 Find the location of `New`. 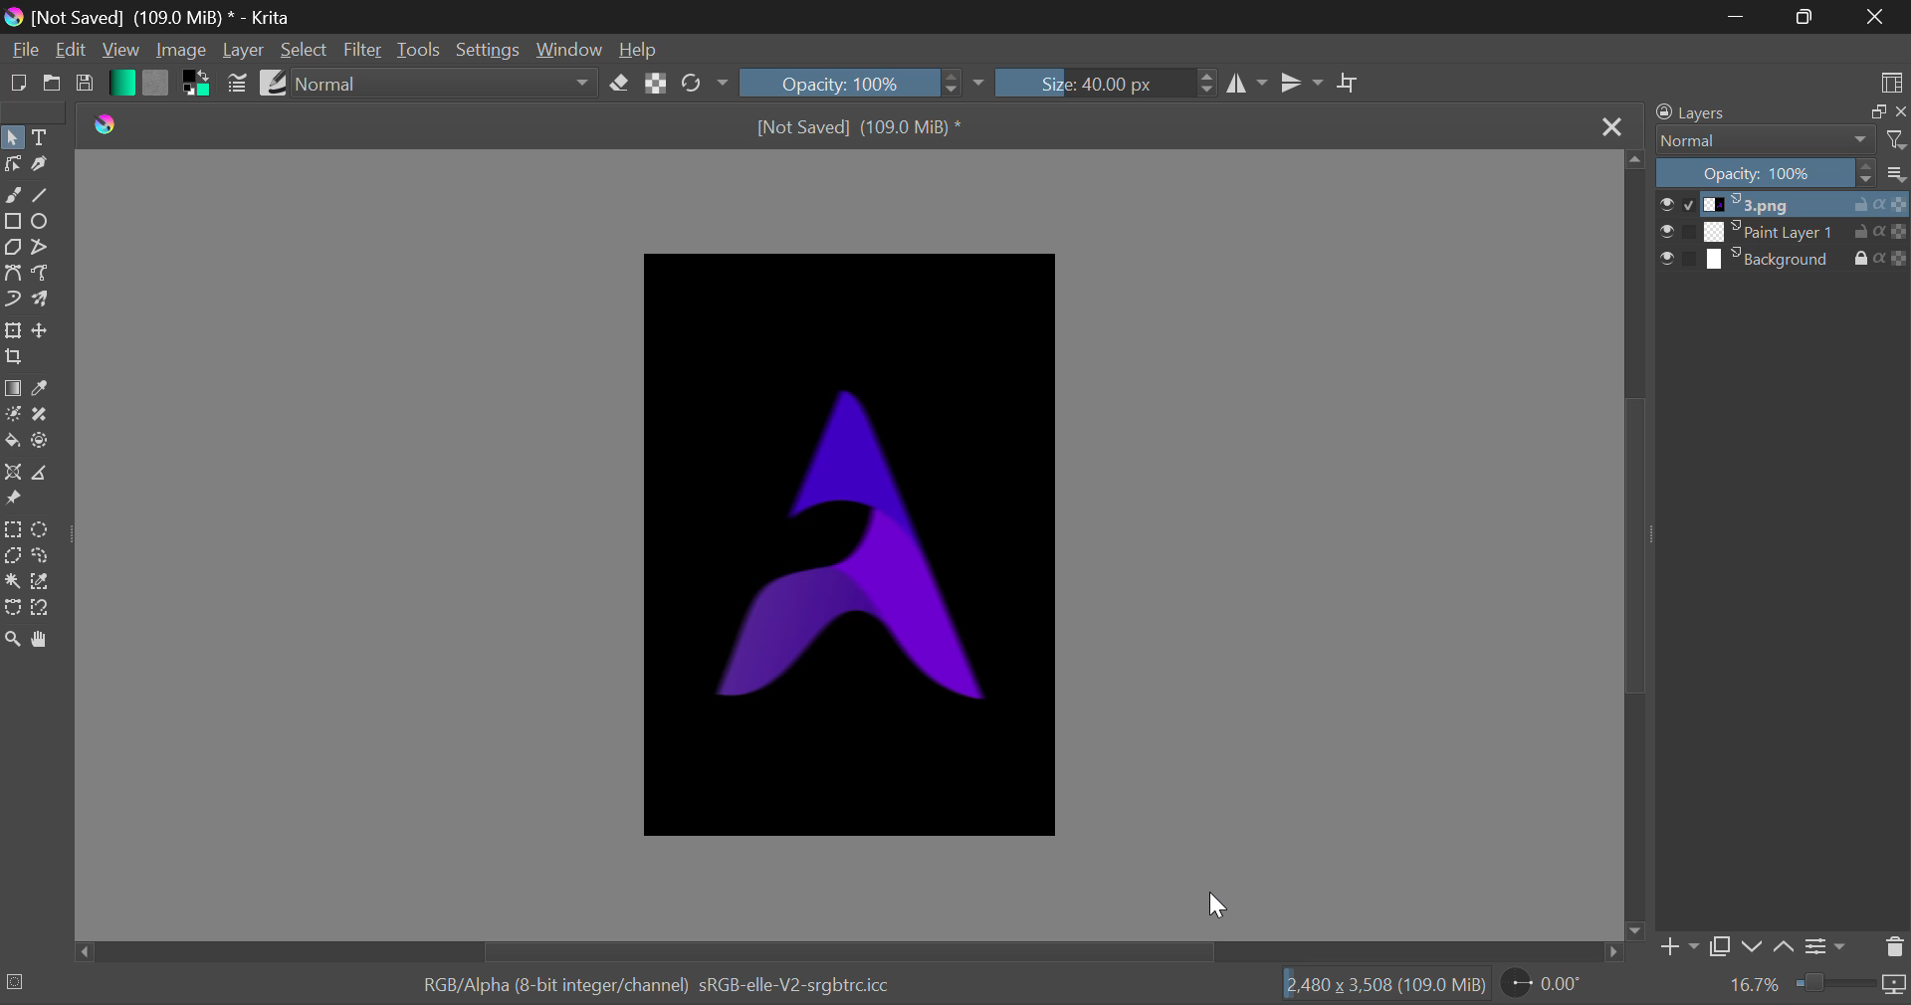

New is located at coordinates (17, 85).